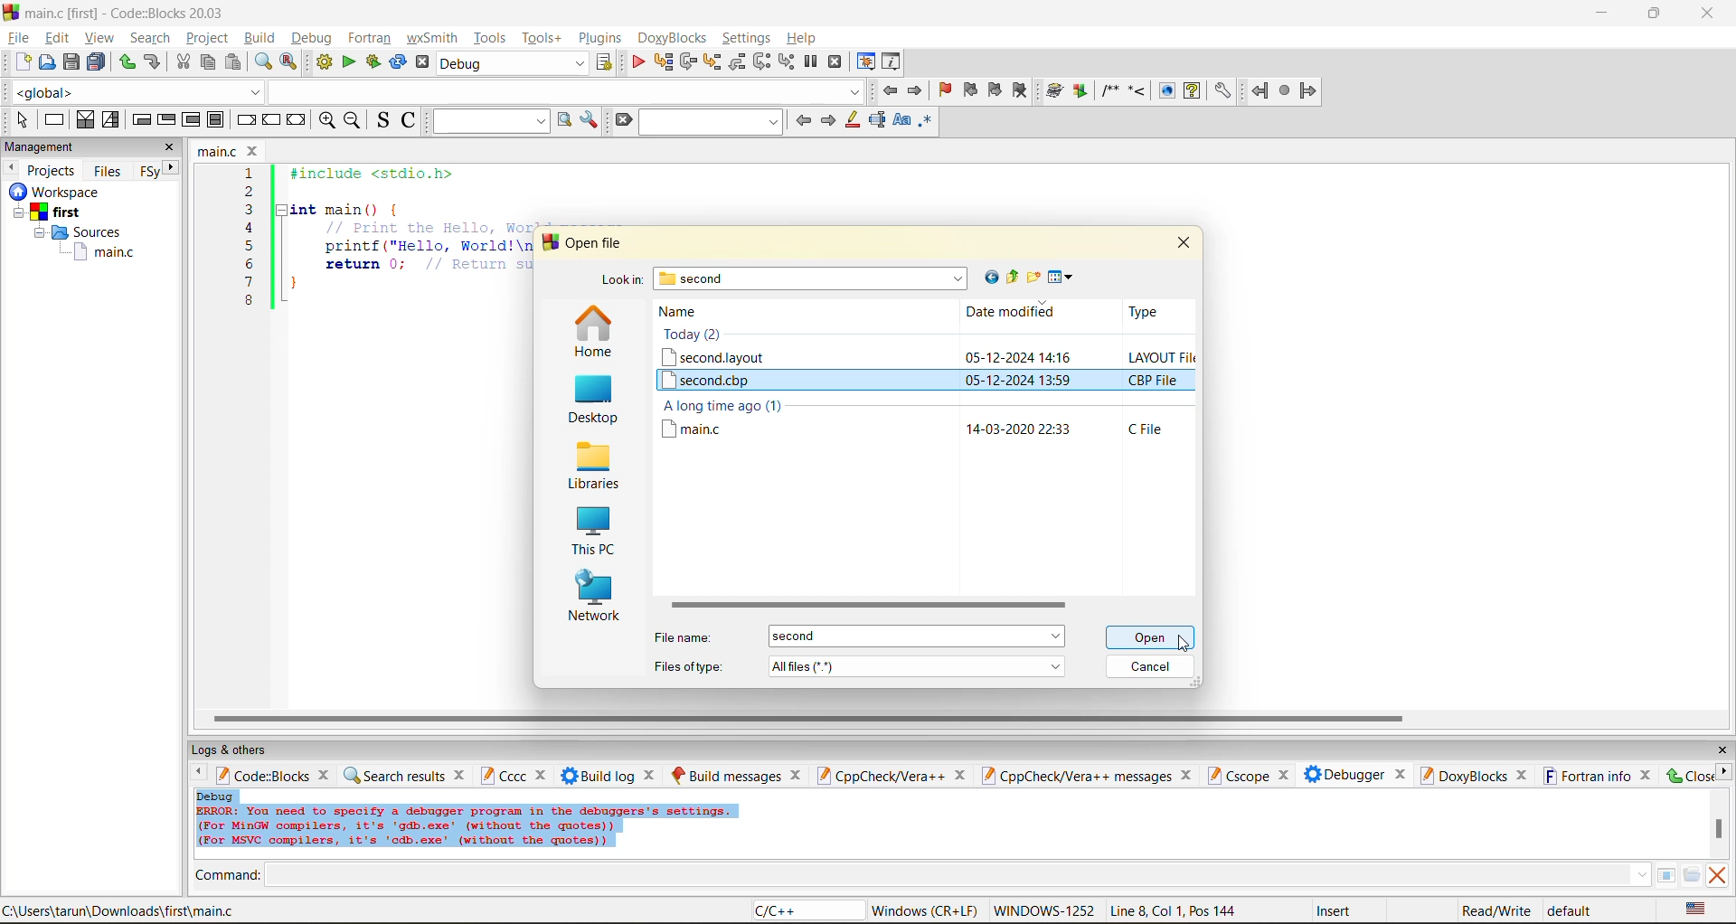 Image resolution: width=1736 pixels, height=924 pixels. What do you see at coordinates (1261, 90) in the screenshot?
I see `back` at bounding box center [1261, 90].